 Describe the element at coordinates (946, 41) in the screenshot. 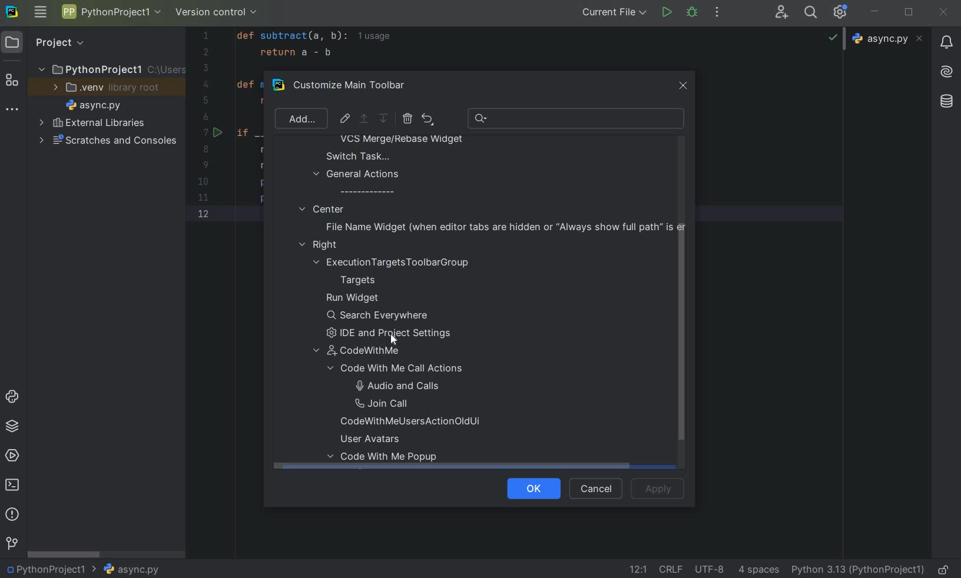

I see `updates` at that location.